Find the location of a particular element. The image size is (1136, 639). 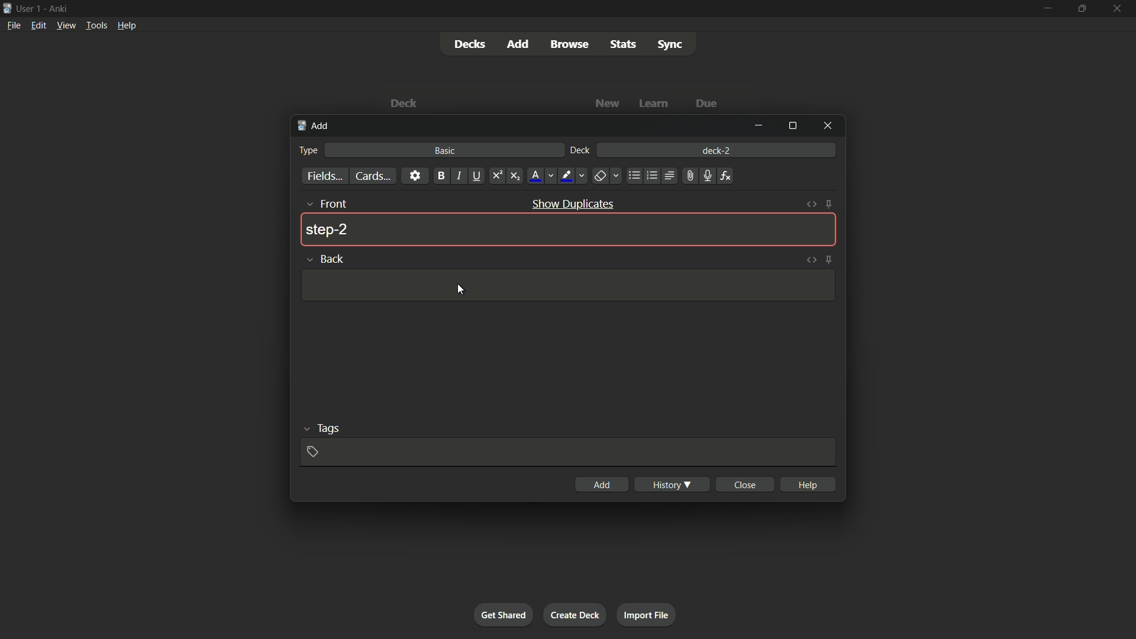

new is located at coordinates (608, 104).